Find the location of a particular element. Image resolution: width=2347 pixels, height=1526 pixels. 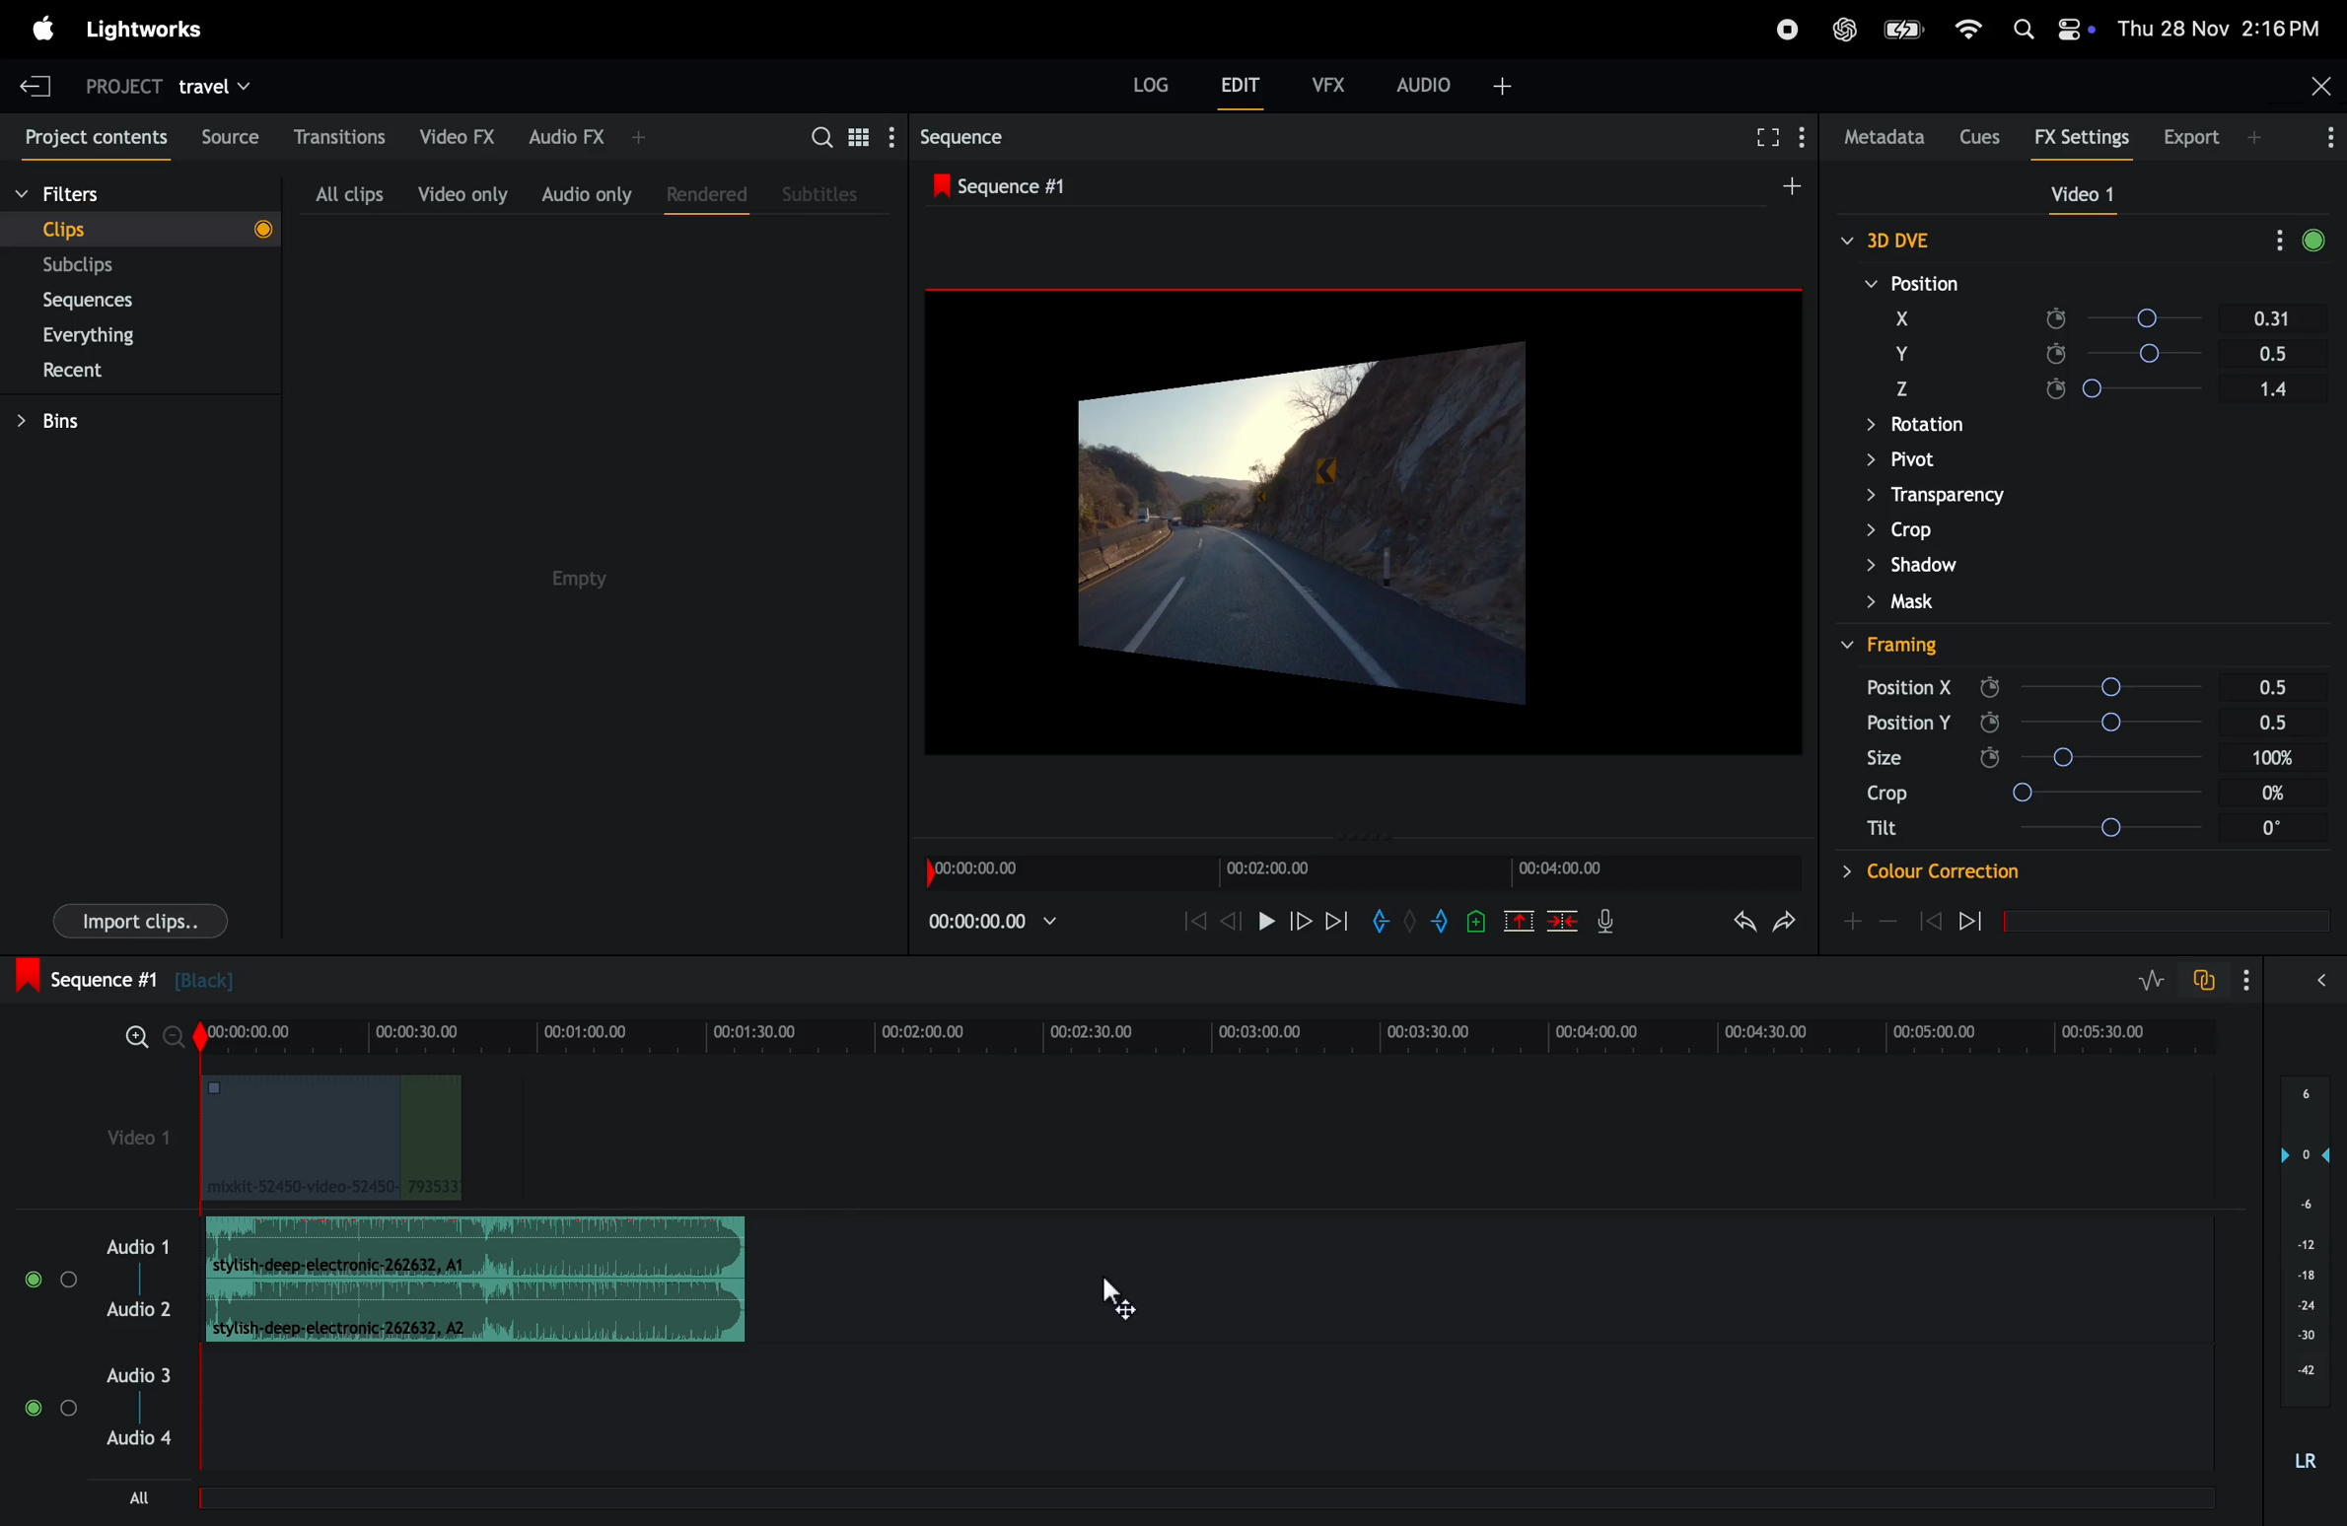

close is located at coordinates (2316, 89).